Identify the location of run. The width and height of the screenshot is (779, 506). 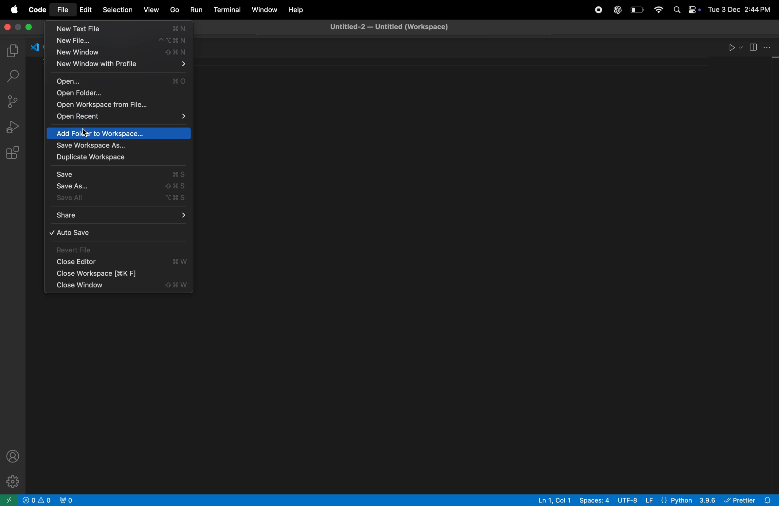
(196, 9).